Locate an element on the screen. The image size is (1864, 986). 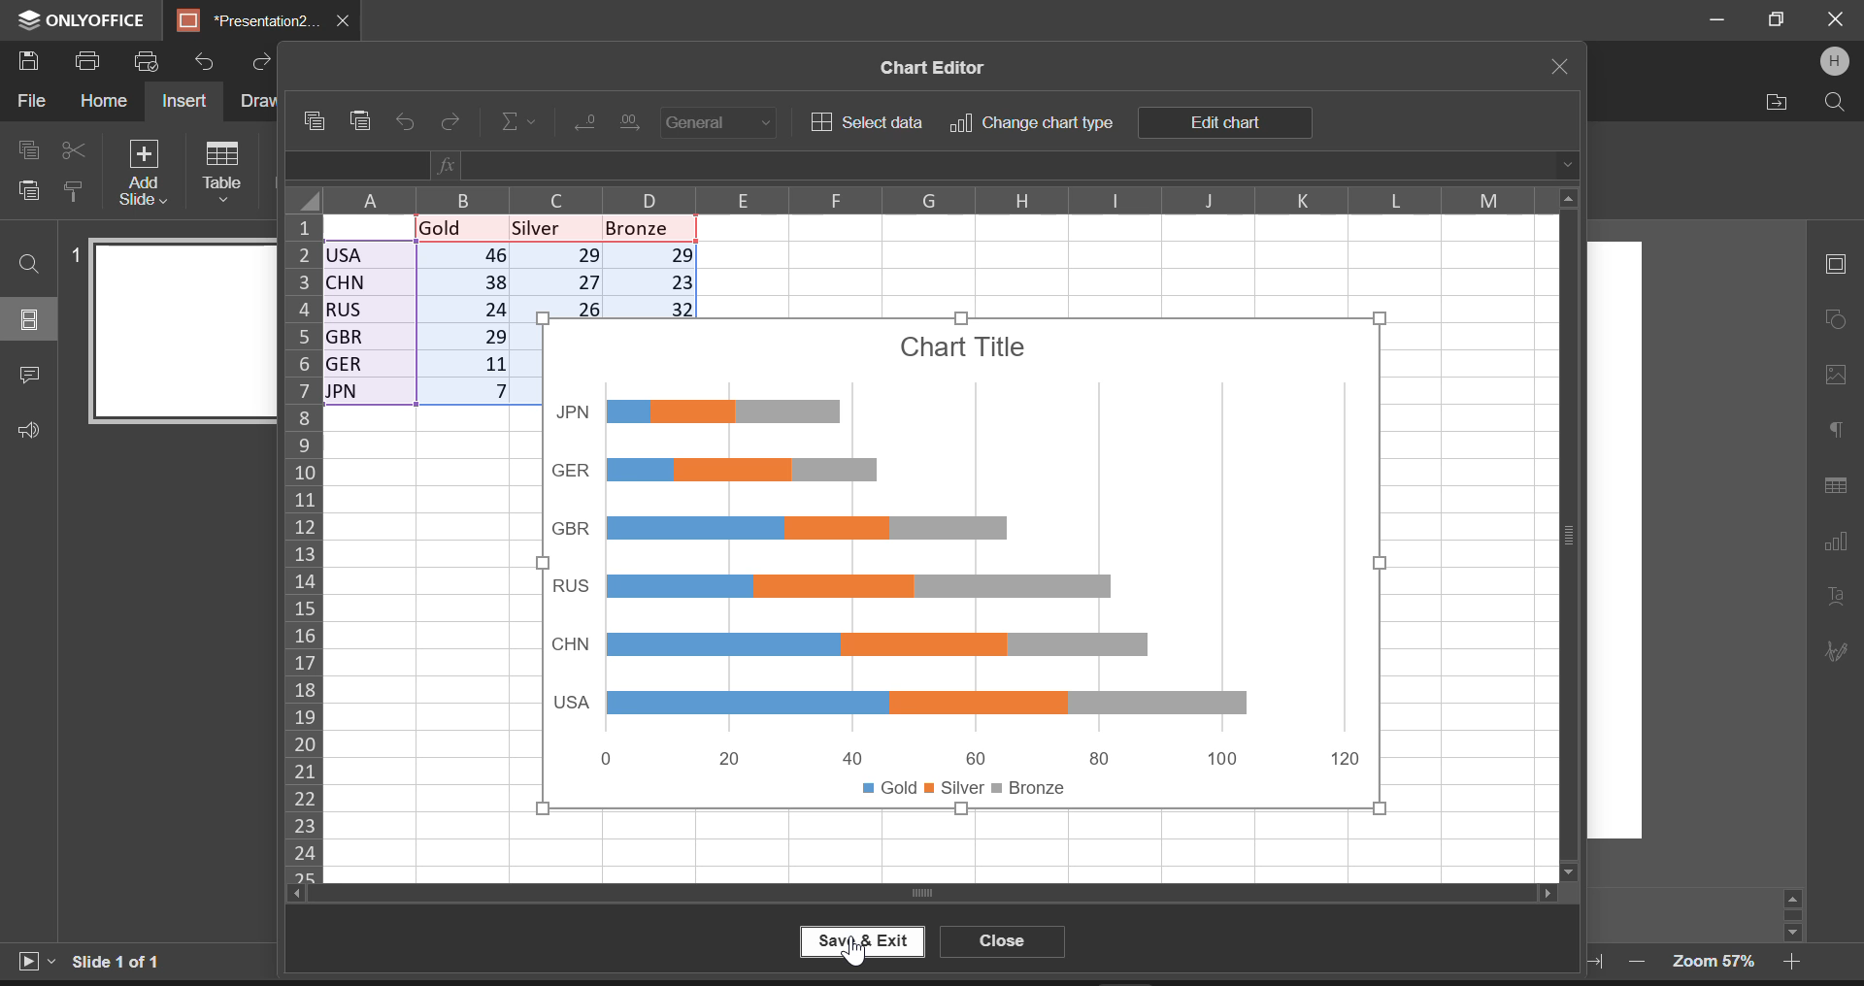
Undo is located at coordinates (407, 120).